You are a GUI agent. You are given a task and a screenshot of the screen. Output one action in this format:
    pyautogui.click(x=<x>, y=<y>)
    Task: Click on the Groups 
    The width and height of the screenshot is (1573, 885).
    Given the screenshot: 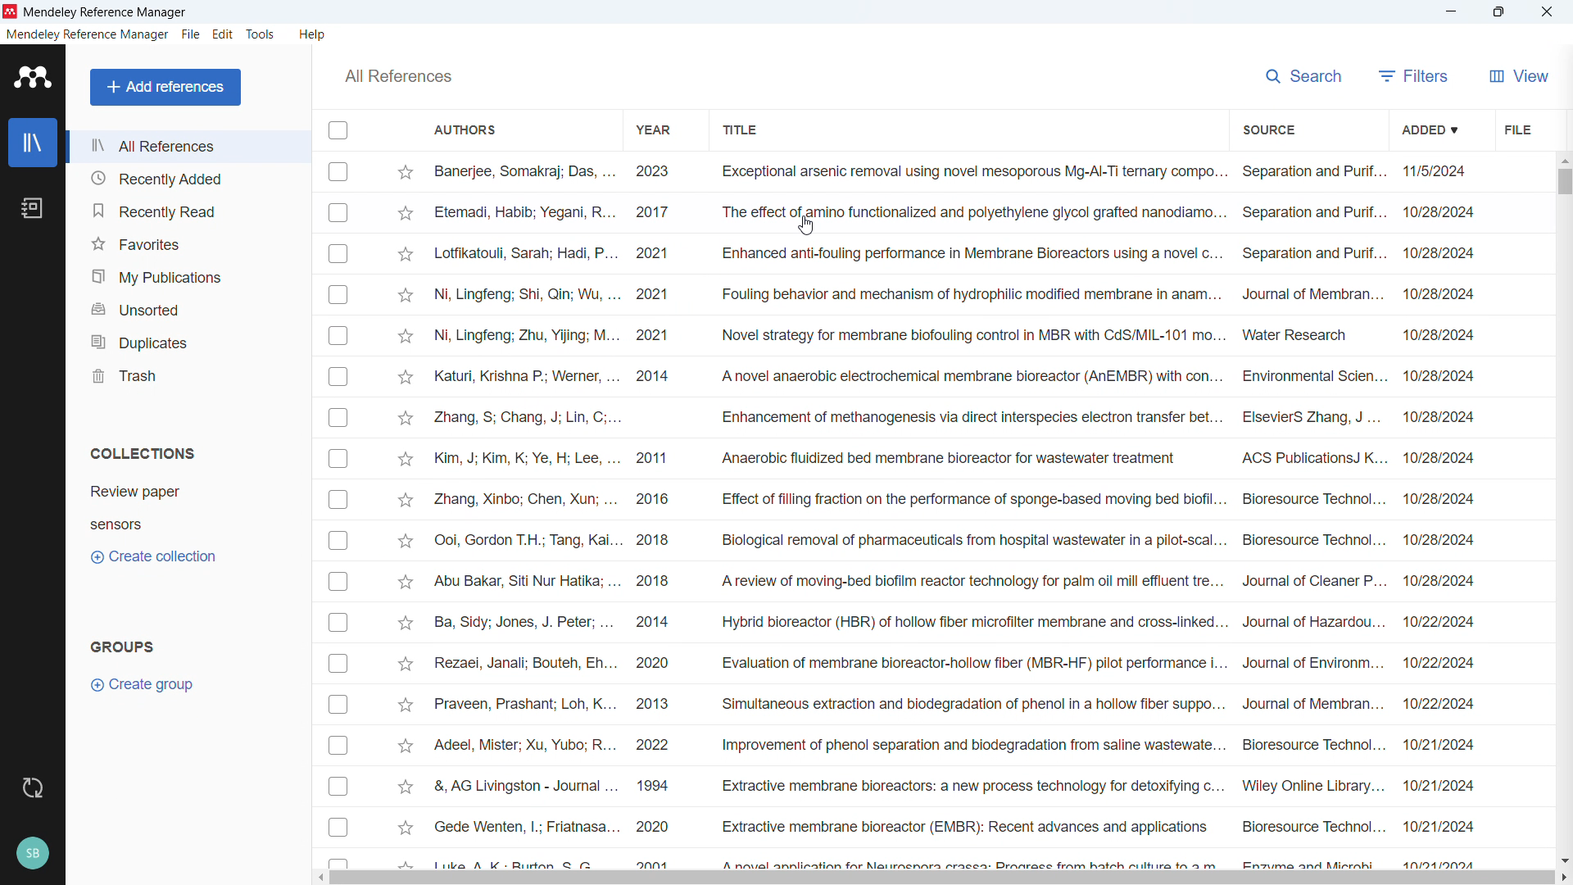 What is the action you would take?
    pyautogui.click(x=122, y=648)
    